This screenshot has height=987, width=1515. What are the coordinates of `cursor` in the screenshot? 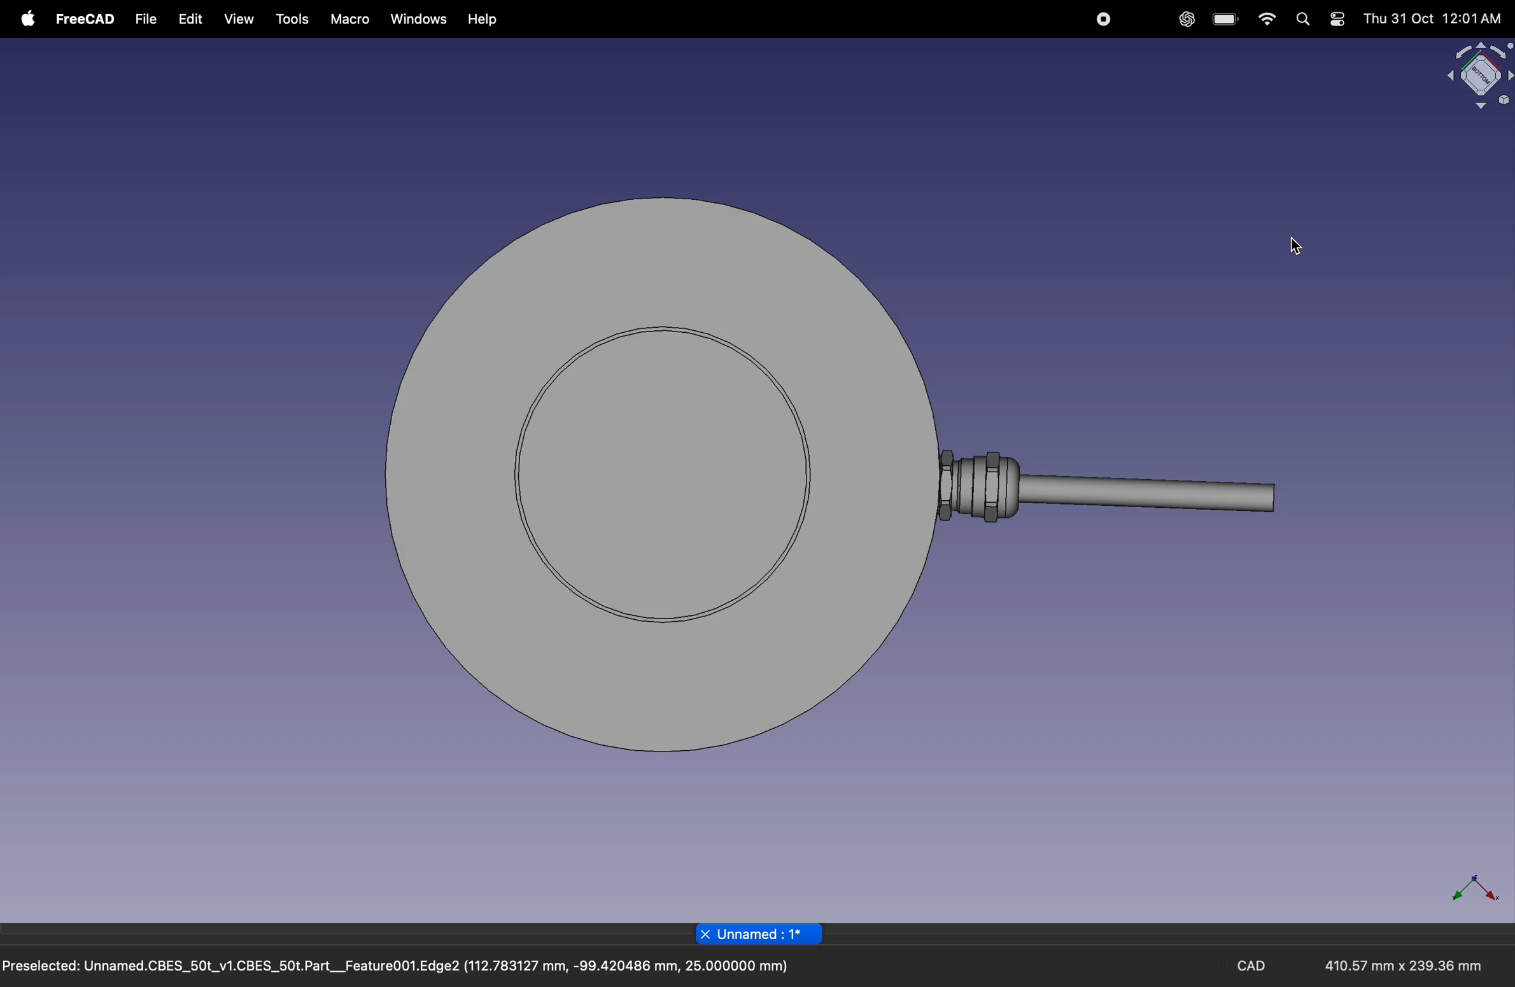 It's located at (1299, 248).